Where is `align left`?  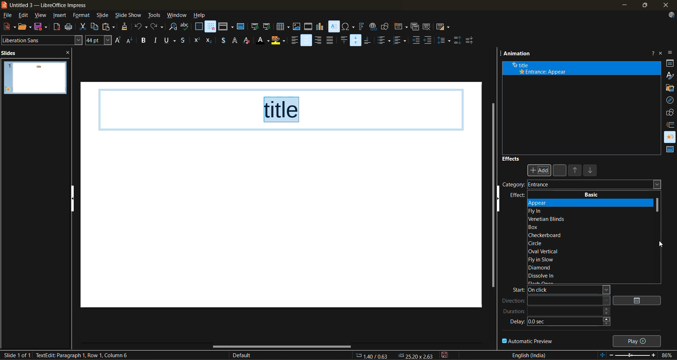
align left is located at coordinates (293, 42).